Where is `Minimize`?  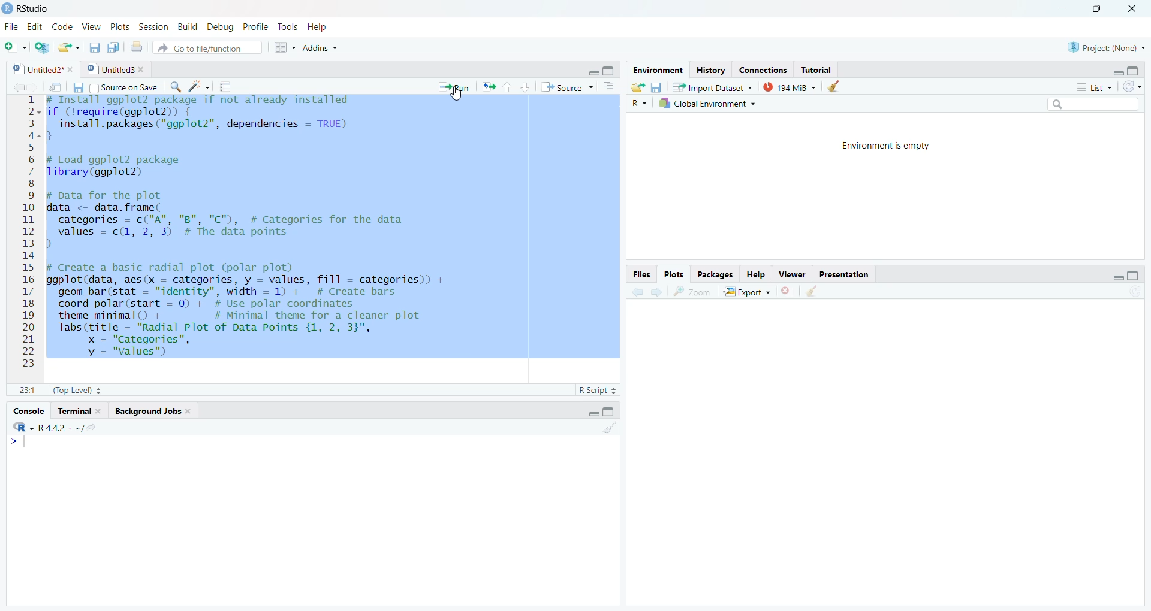
Minimize is located at coordinates (591, 413).